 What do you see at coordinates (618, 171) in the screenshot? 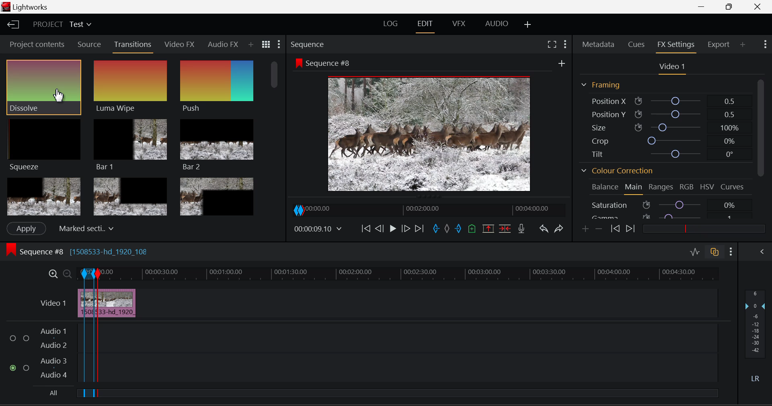
I see `Colour Correction Section` at bounding box center [618, 171].